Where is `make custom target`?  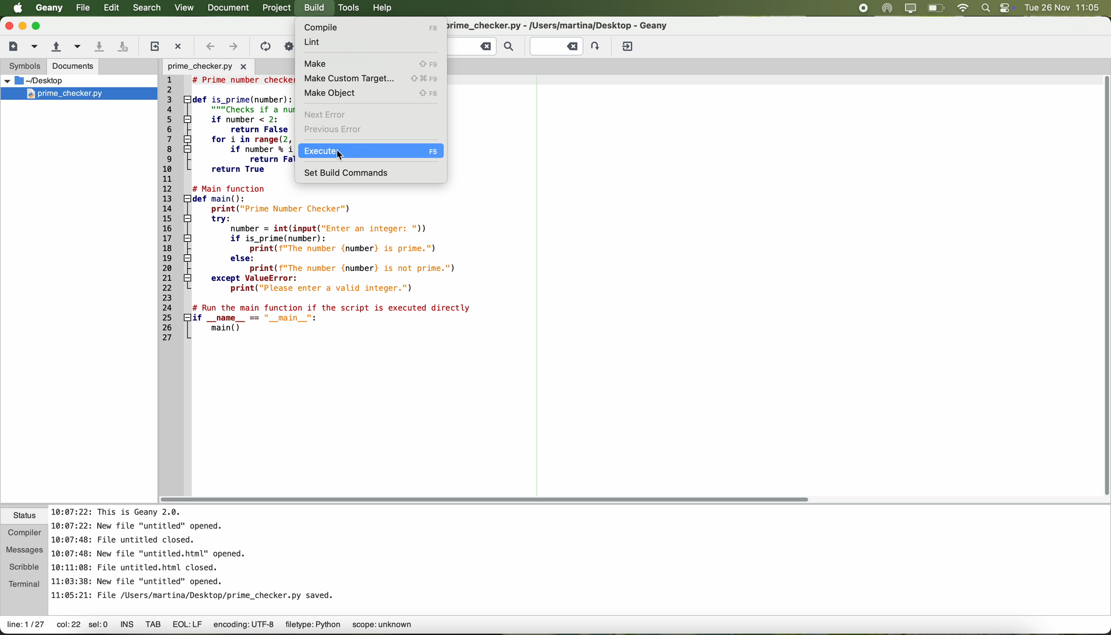
make custom target is located at coordinates (370, 78).